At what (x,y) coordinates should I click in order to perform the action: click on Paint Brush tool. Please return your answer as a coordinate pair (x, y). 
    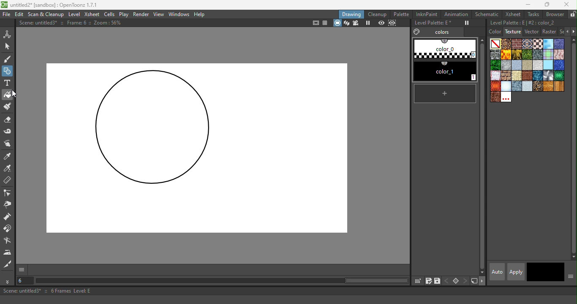
    Looking at the image, I should click on (8, 107).